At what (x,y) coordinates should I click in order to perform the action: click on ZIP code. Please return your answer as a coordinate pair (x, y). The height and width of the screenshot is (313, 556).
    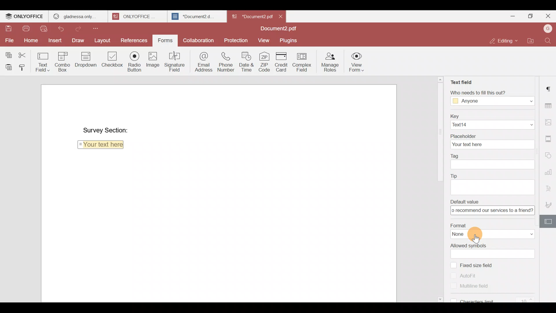
    Looking at the image, I should click on (265, 61).